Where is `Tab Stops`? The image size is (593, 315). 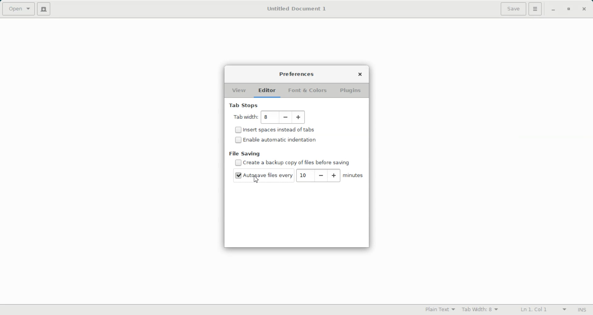 Tab Stops is located at coordinates (244, 105).